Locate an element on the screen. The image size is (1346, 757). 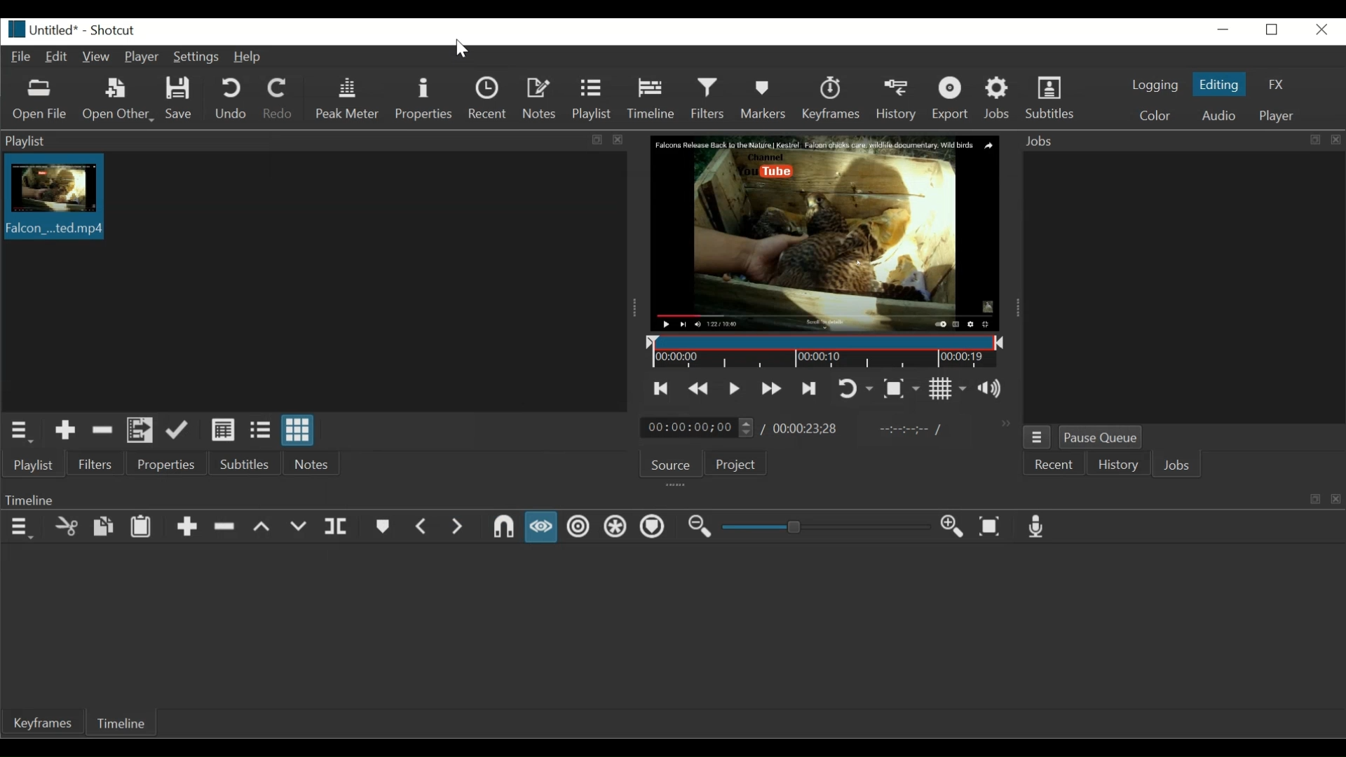
In point is located at coordinates (908, 430).